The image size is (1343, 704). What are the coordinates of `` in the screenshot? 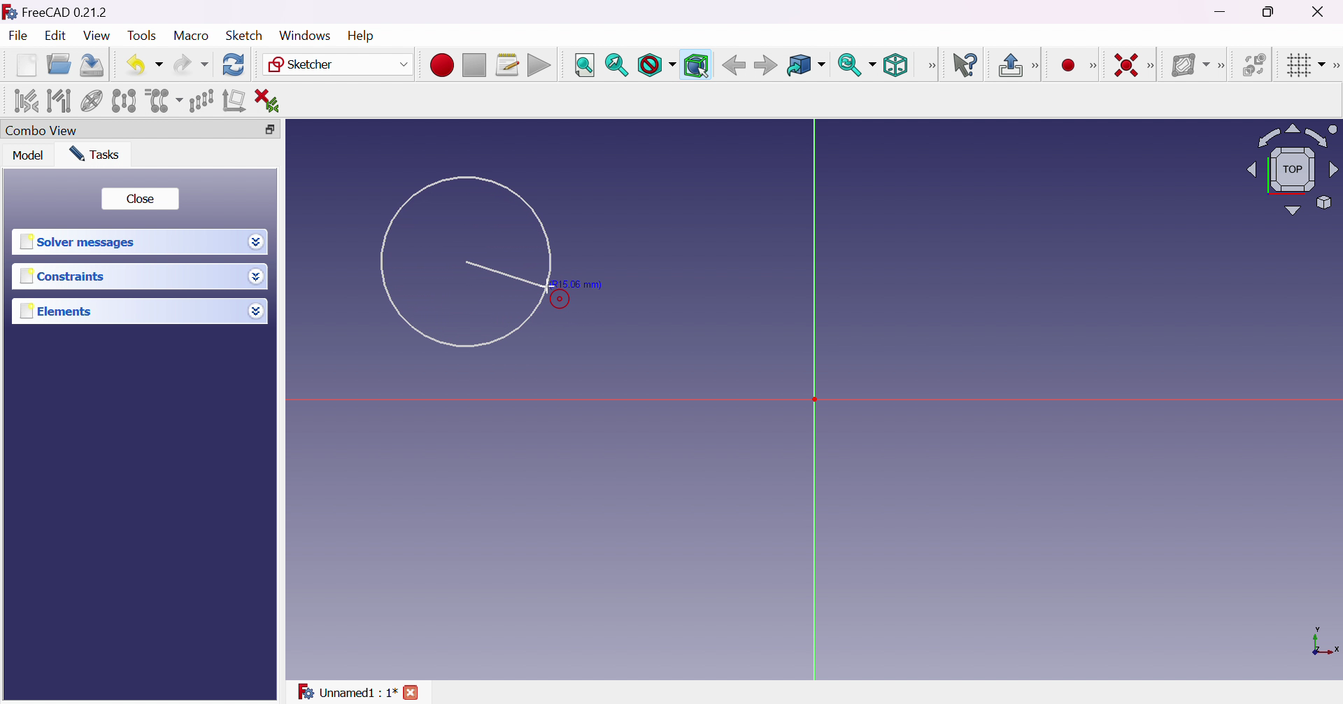 It's located at (858, 66).